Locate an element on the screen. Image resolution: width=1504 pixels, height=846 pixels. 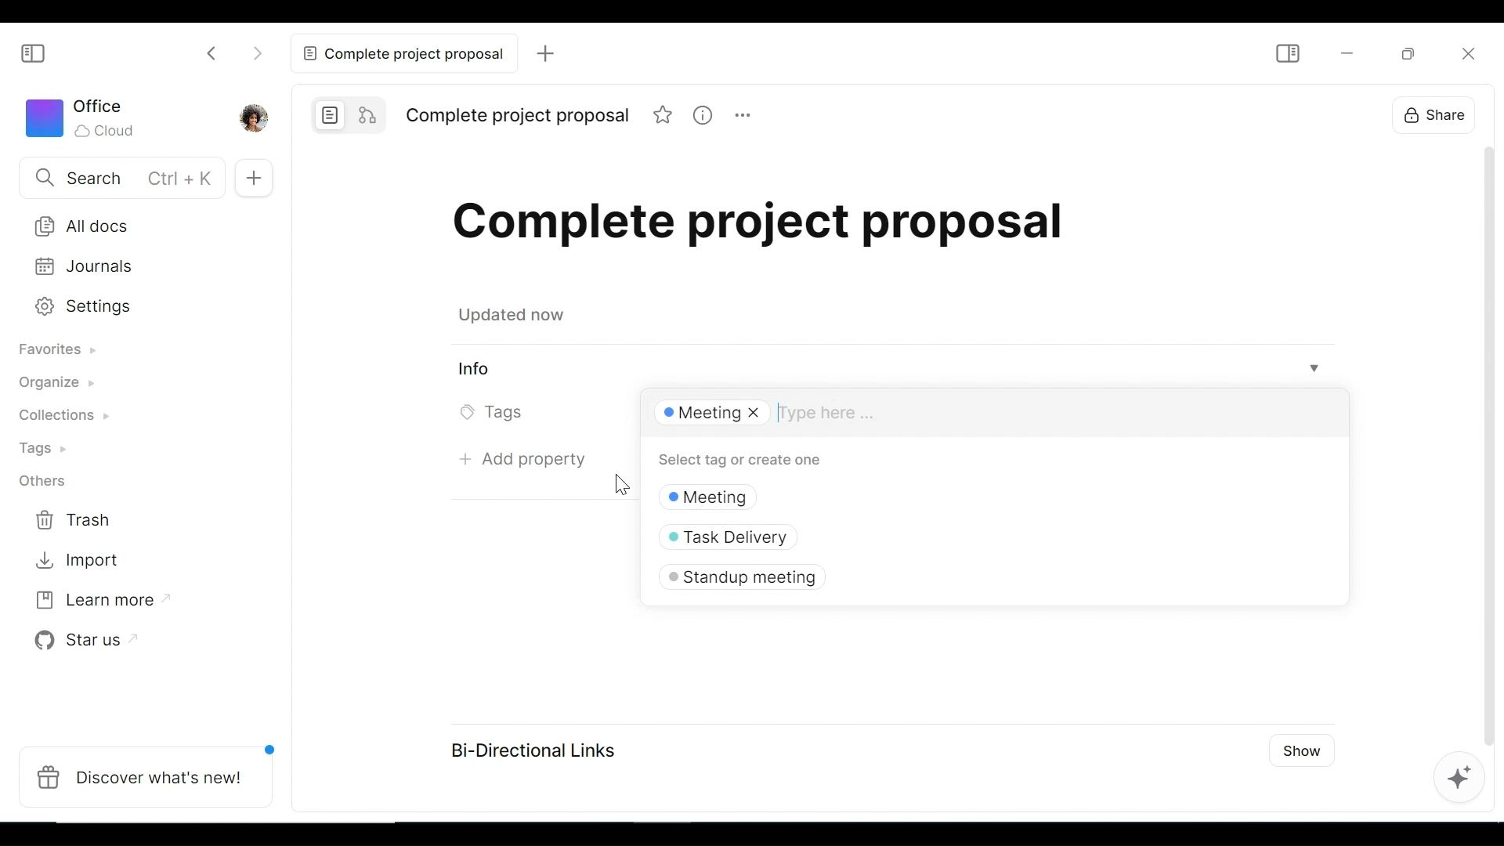
Click to go forward is located at coordinates (260, 54).